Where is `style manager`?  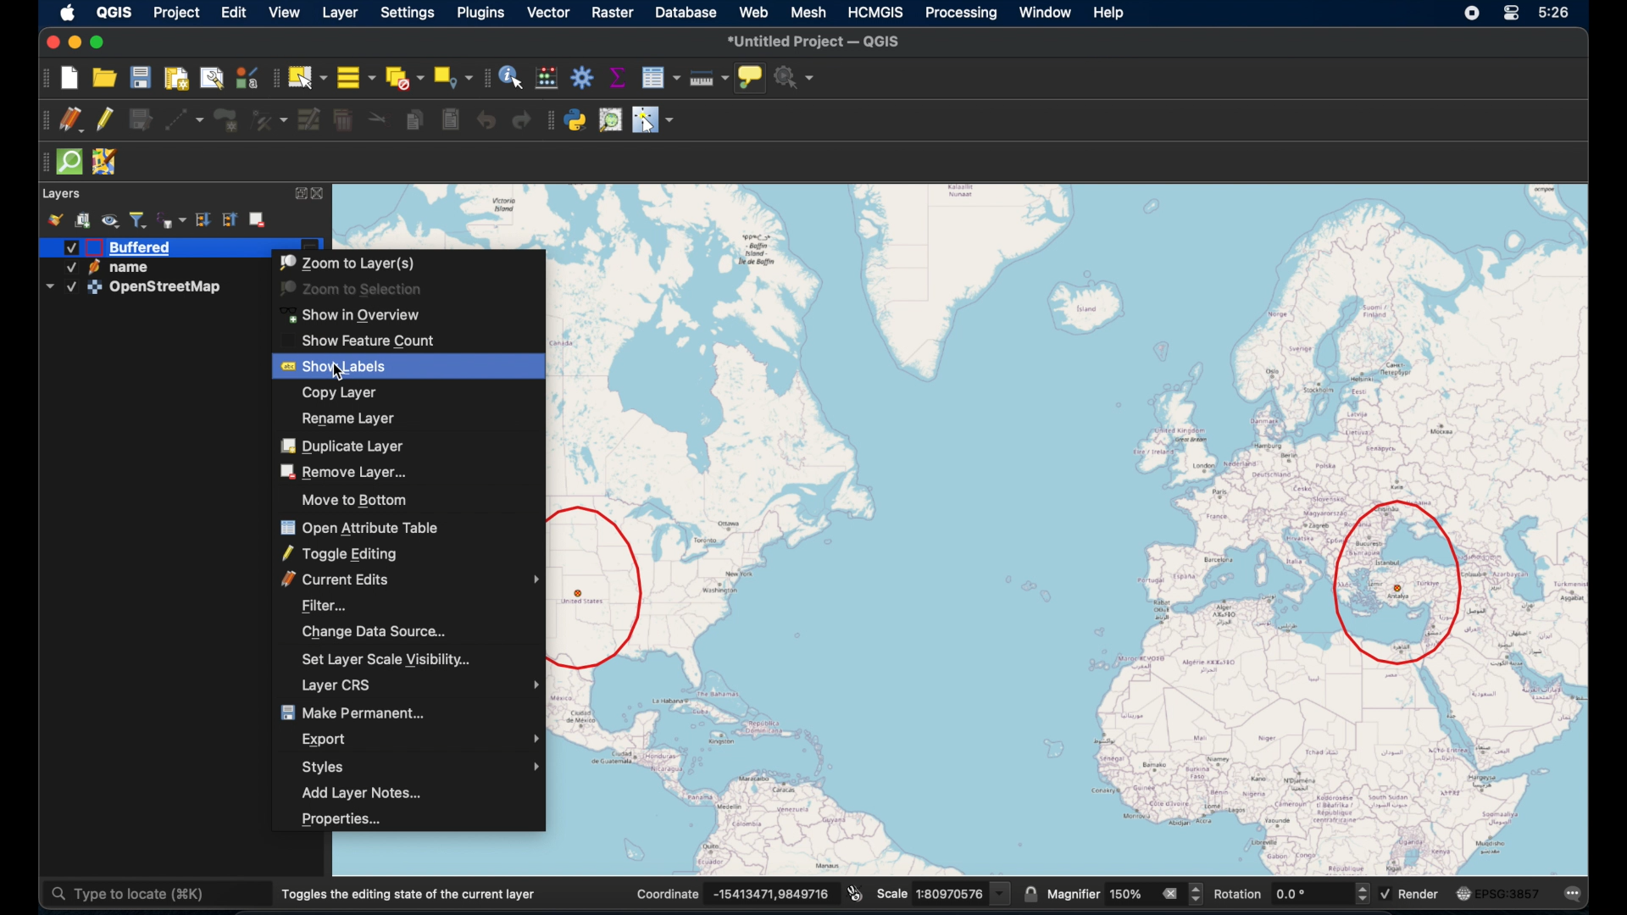
style manager is located at coordinates (247, 76).